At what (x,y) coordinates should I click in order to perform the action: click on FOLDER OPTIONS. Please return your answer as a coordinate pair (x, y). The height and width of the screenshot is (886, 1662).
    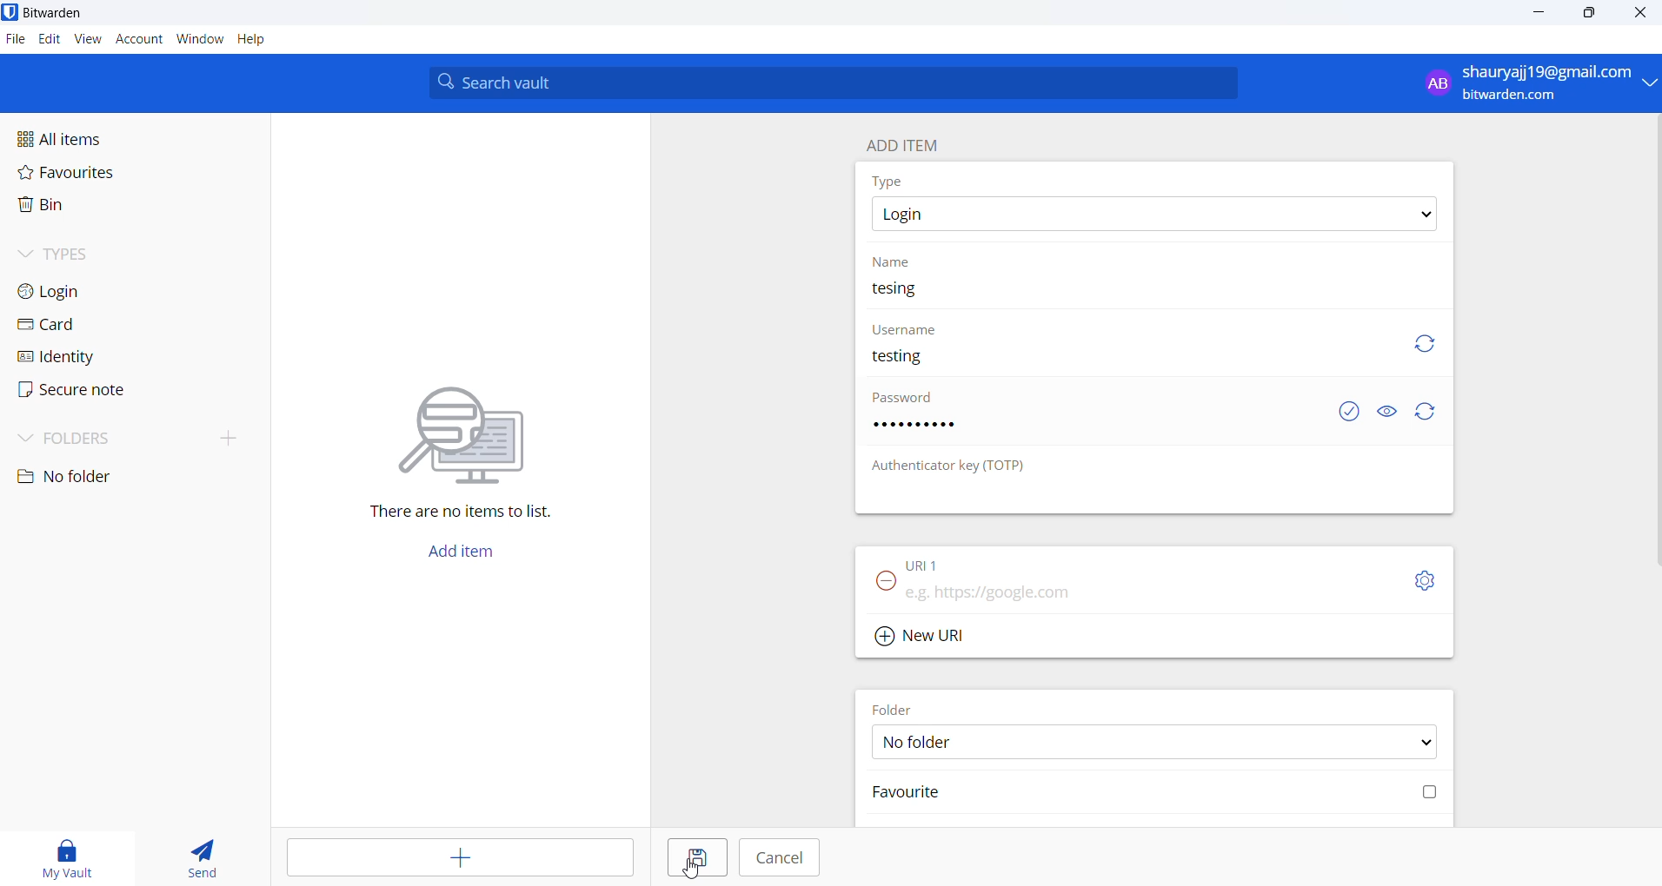
    Looking at the image, I should click on (1162, 741).